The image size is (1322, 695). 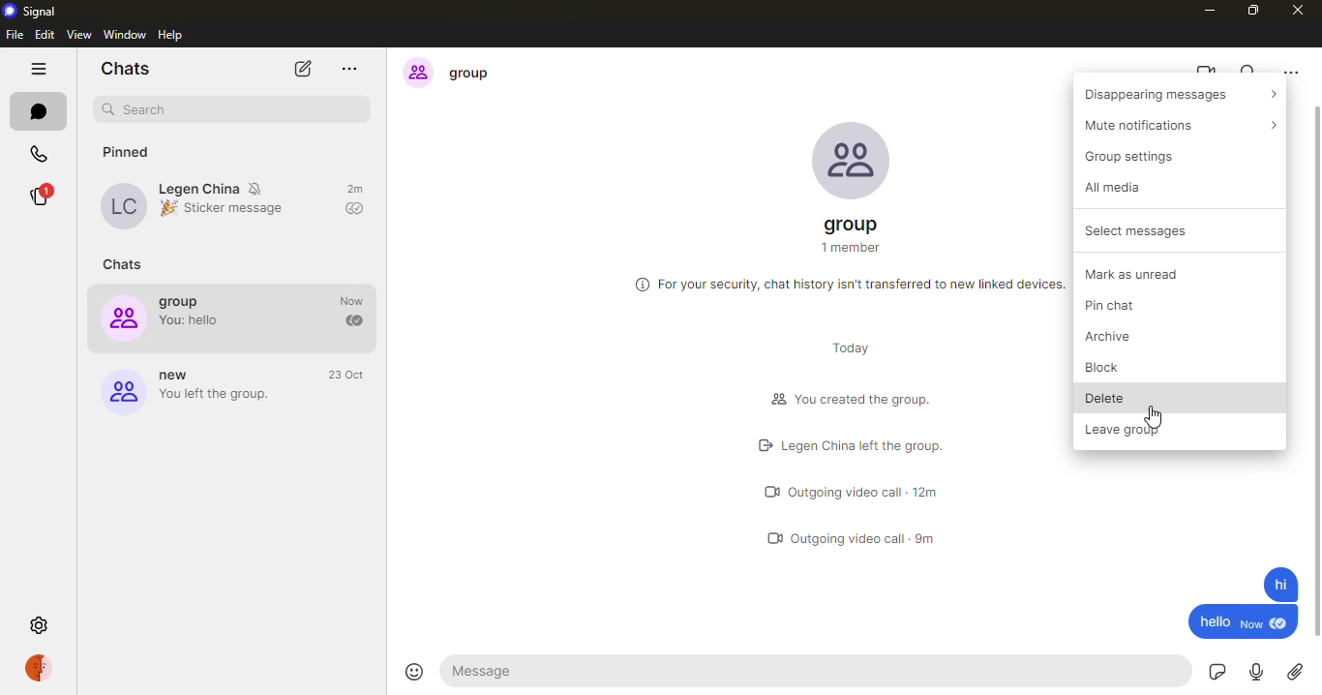 I want to click on new chat, so click(x=301, y=70).